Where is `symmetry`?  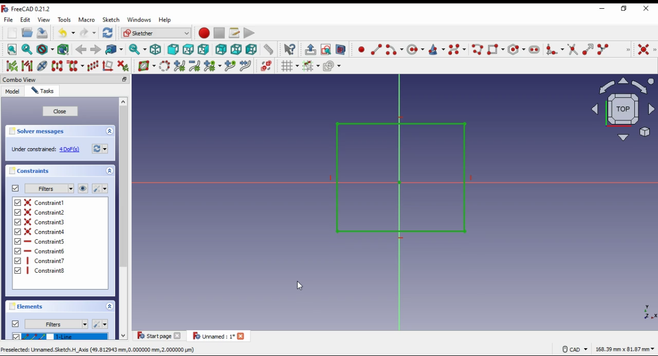 symmetry is located at coordinates (58, 66).